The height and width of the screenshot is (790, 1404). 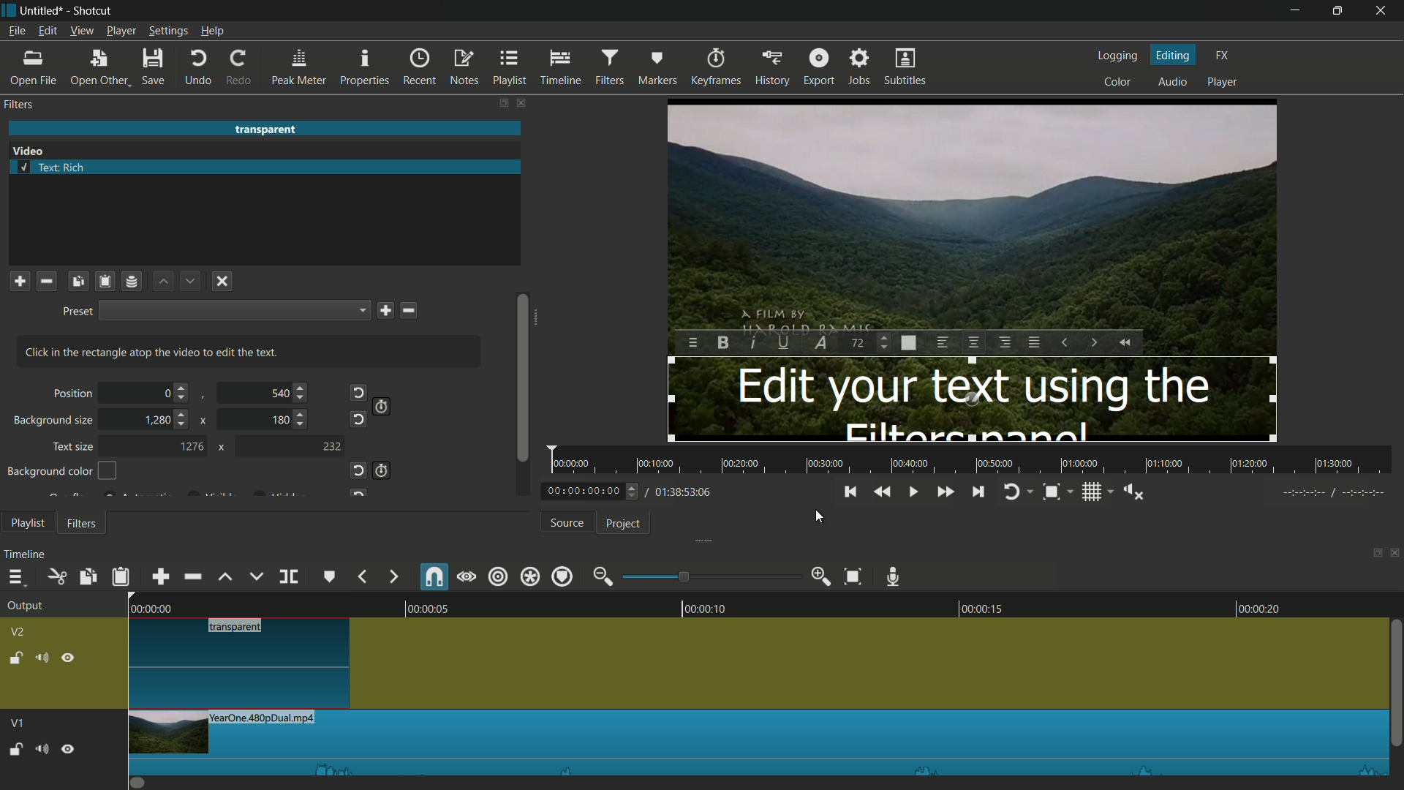 What do you see at coordinates (366, 68) in the screenshot?
I see `properties` at bounding box center [366, 68].